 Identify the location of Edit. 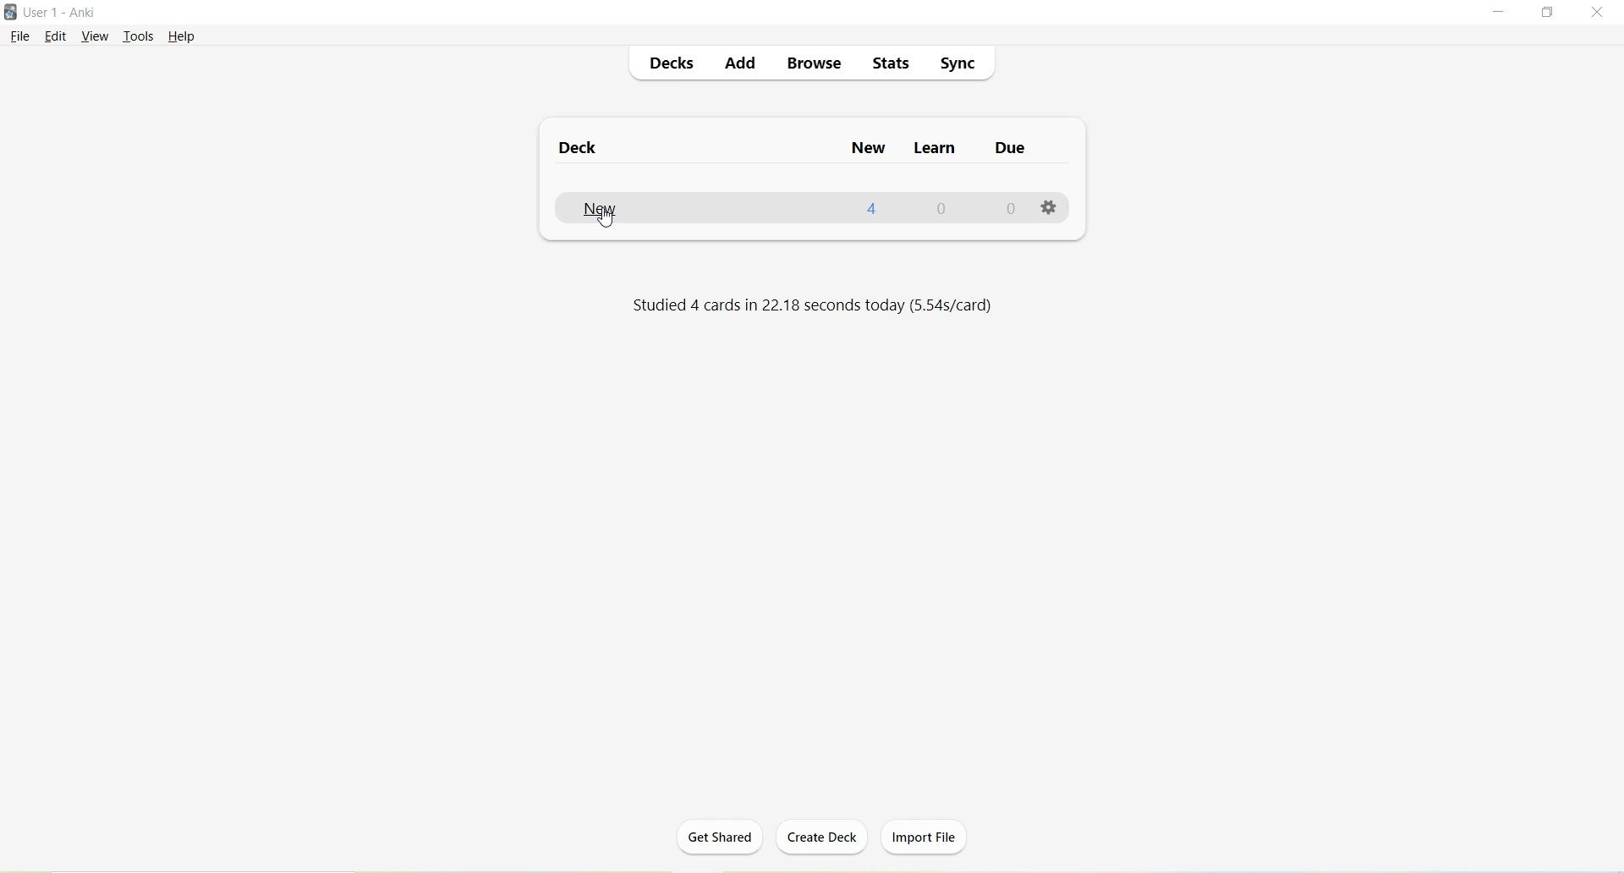
(58, 36).